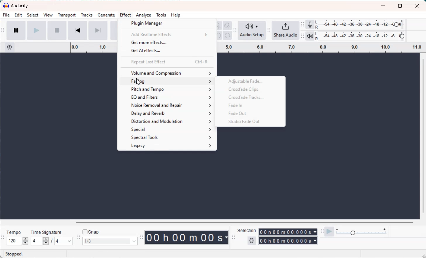  What do you see at coordinates (142, 237) in the screenshot?
I see `Audacity time toolbar` at bounding box center [142, 237].